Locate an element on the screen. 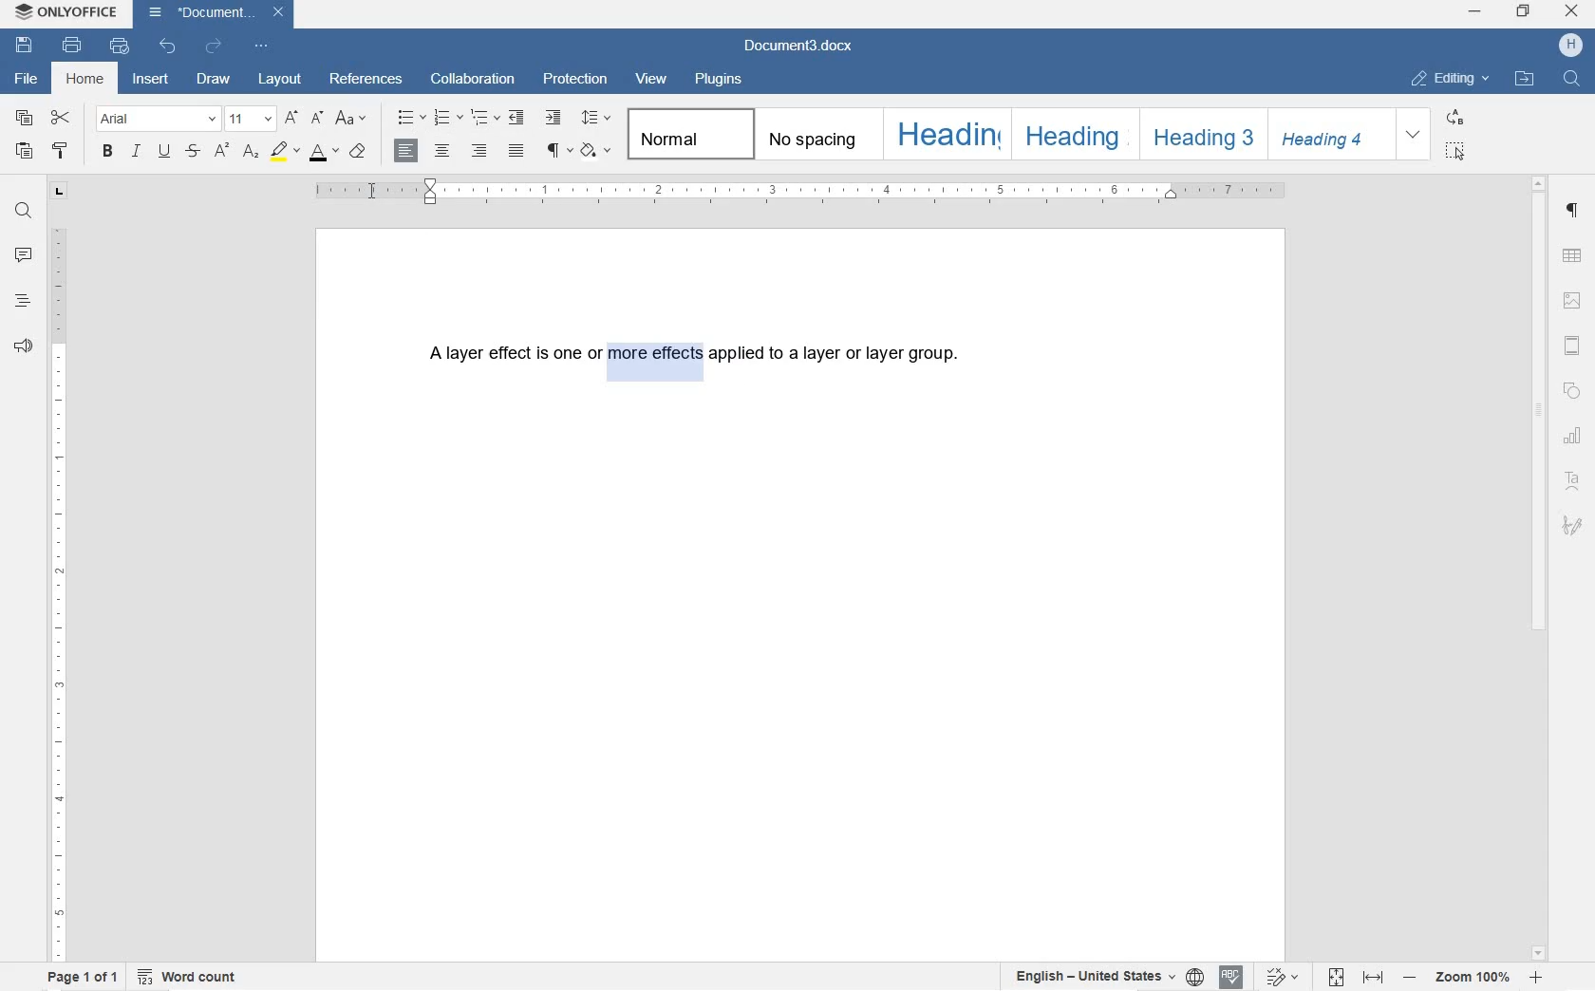 The height and width of the screenshot is (991, 1595). STRIKETHROUGH is located at coordinates (191, 152).